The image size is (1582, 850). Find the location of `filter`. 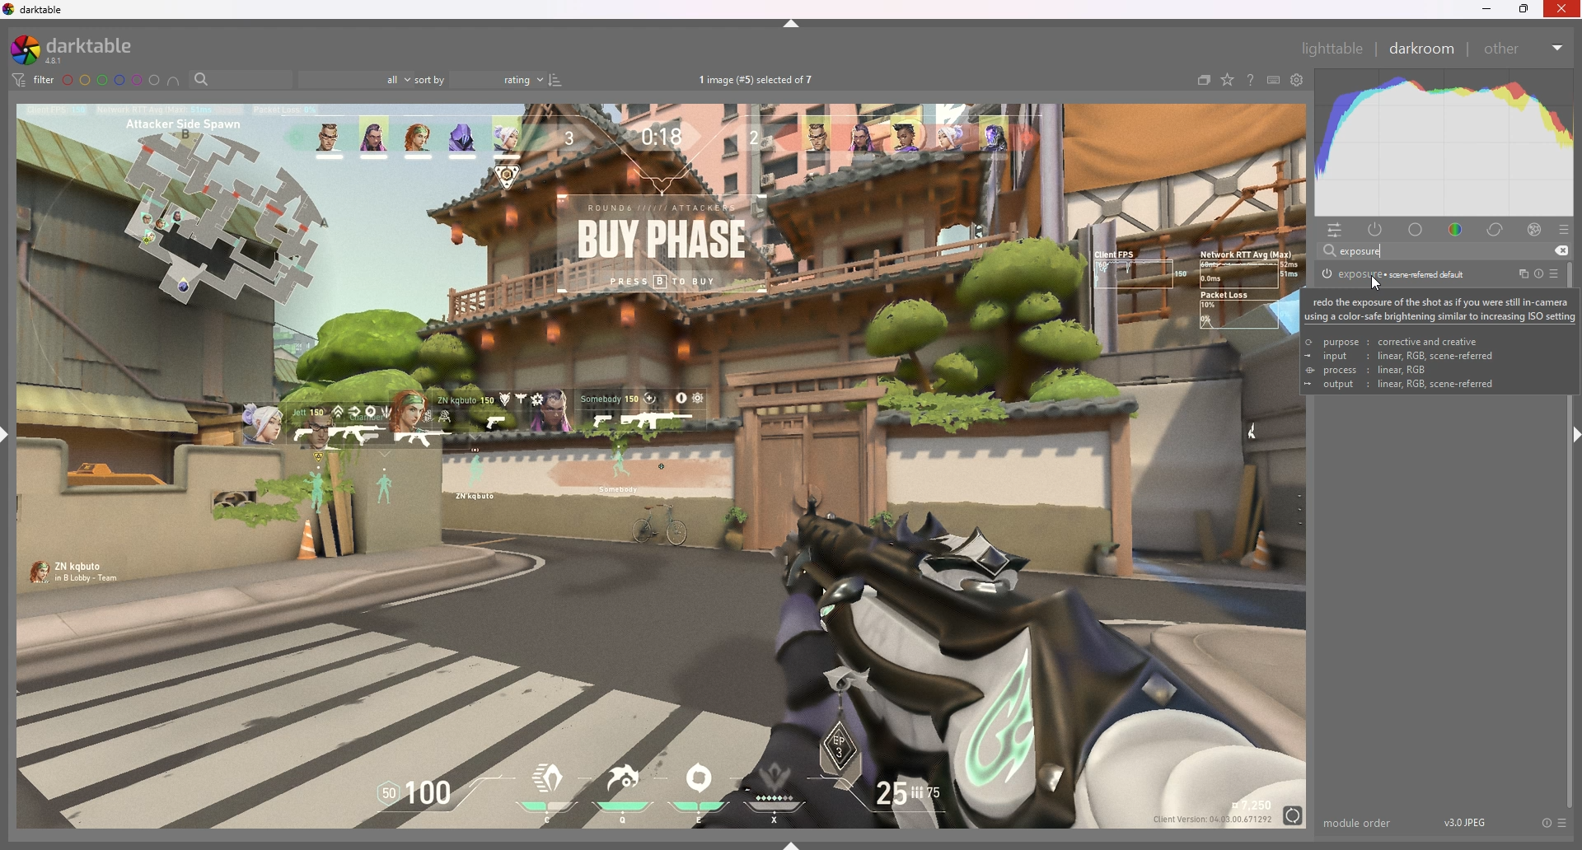

filter is located at coordinates (35, 80).